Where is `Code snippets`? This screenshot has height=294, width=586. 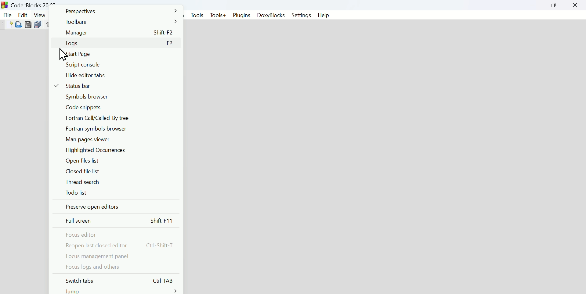
Code snippets is located at coordinates (120, 108).